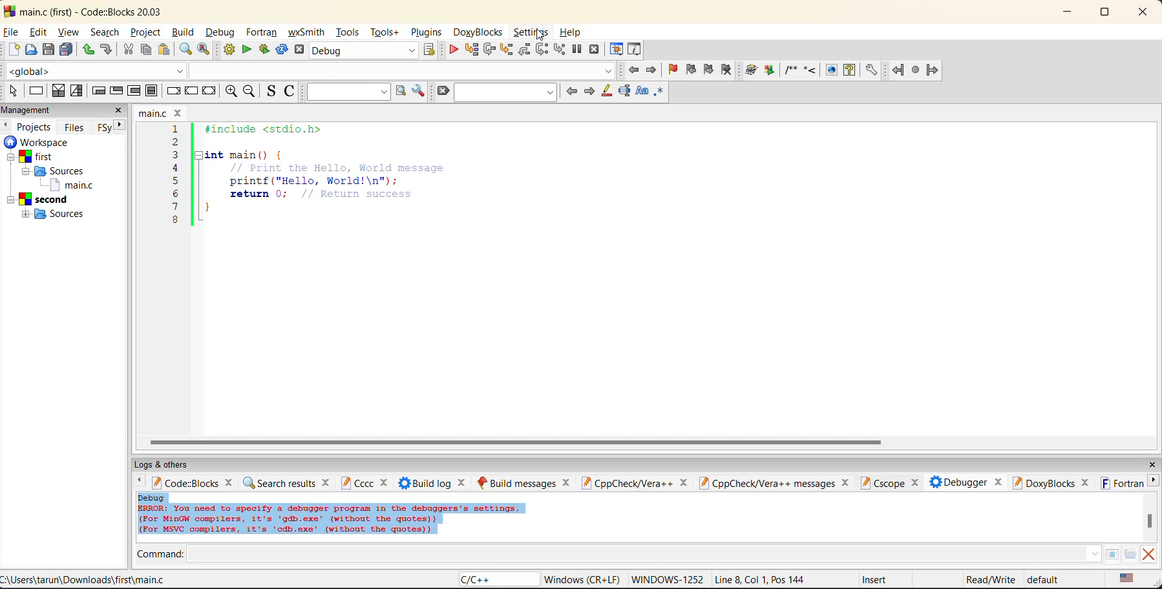  Describe the element at coordinates (933, 72) in the screenshot. I see `jump forward` at that location.